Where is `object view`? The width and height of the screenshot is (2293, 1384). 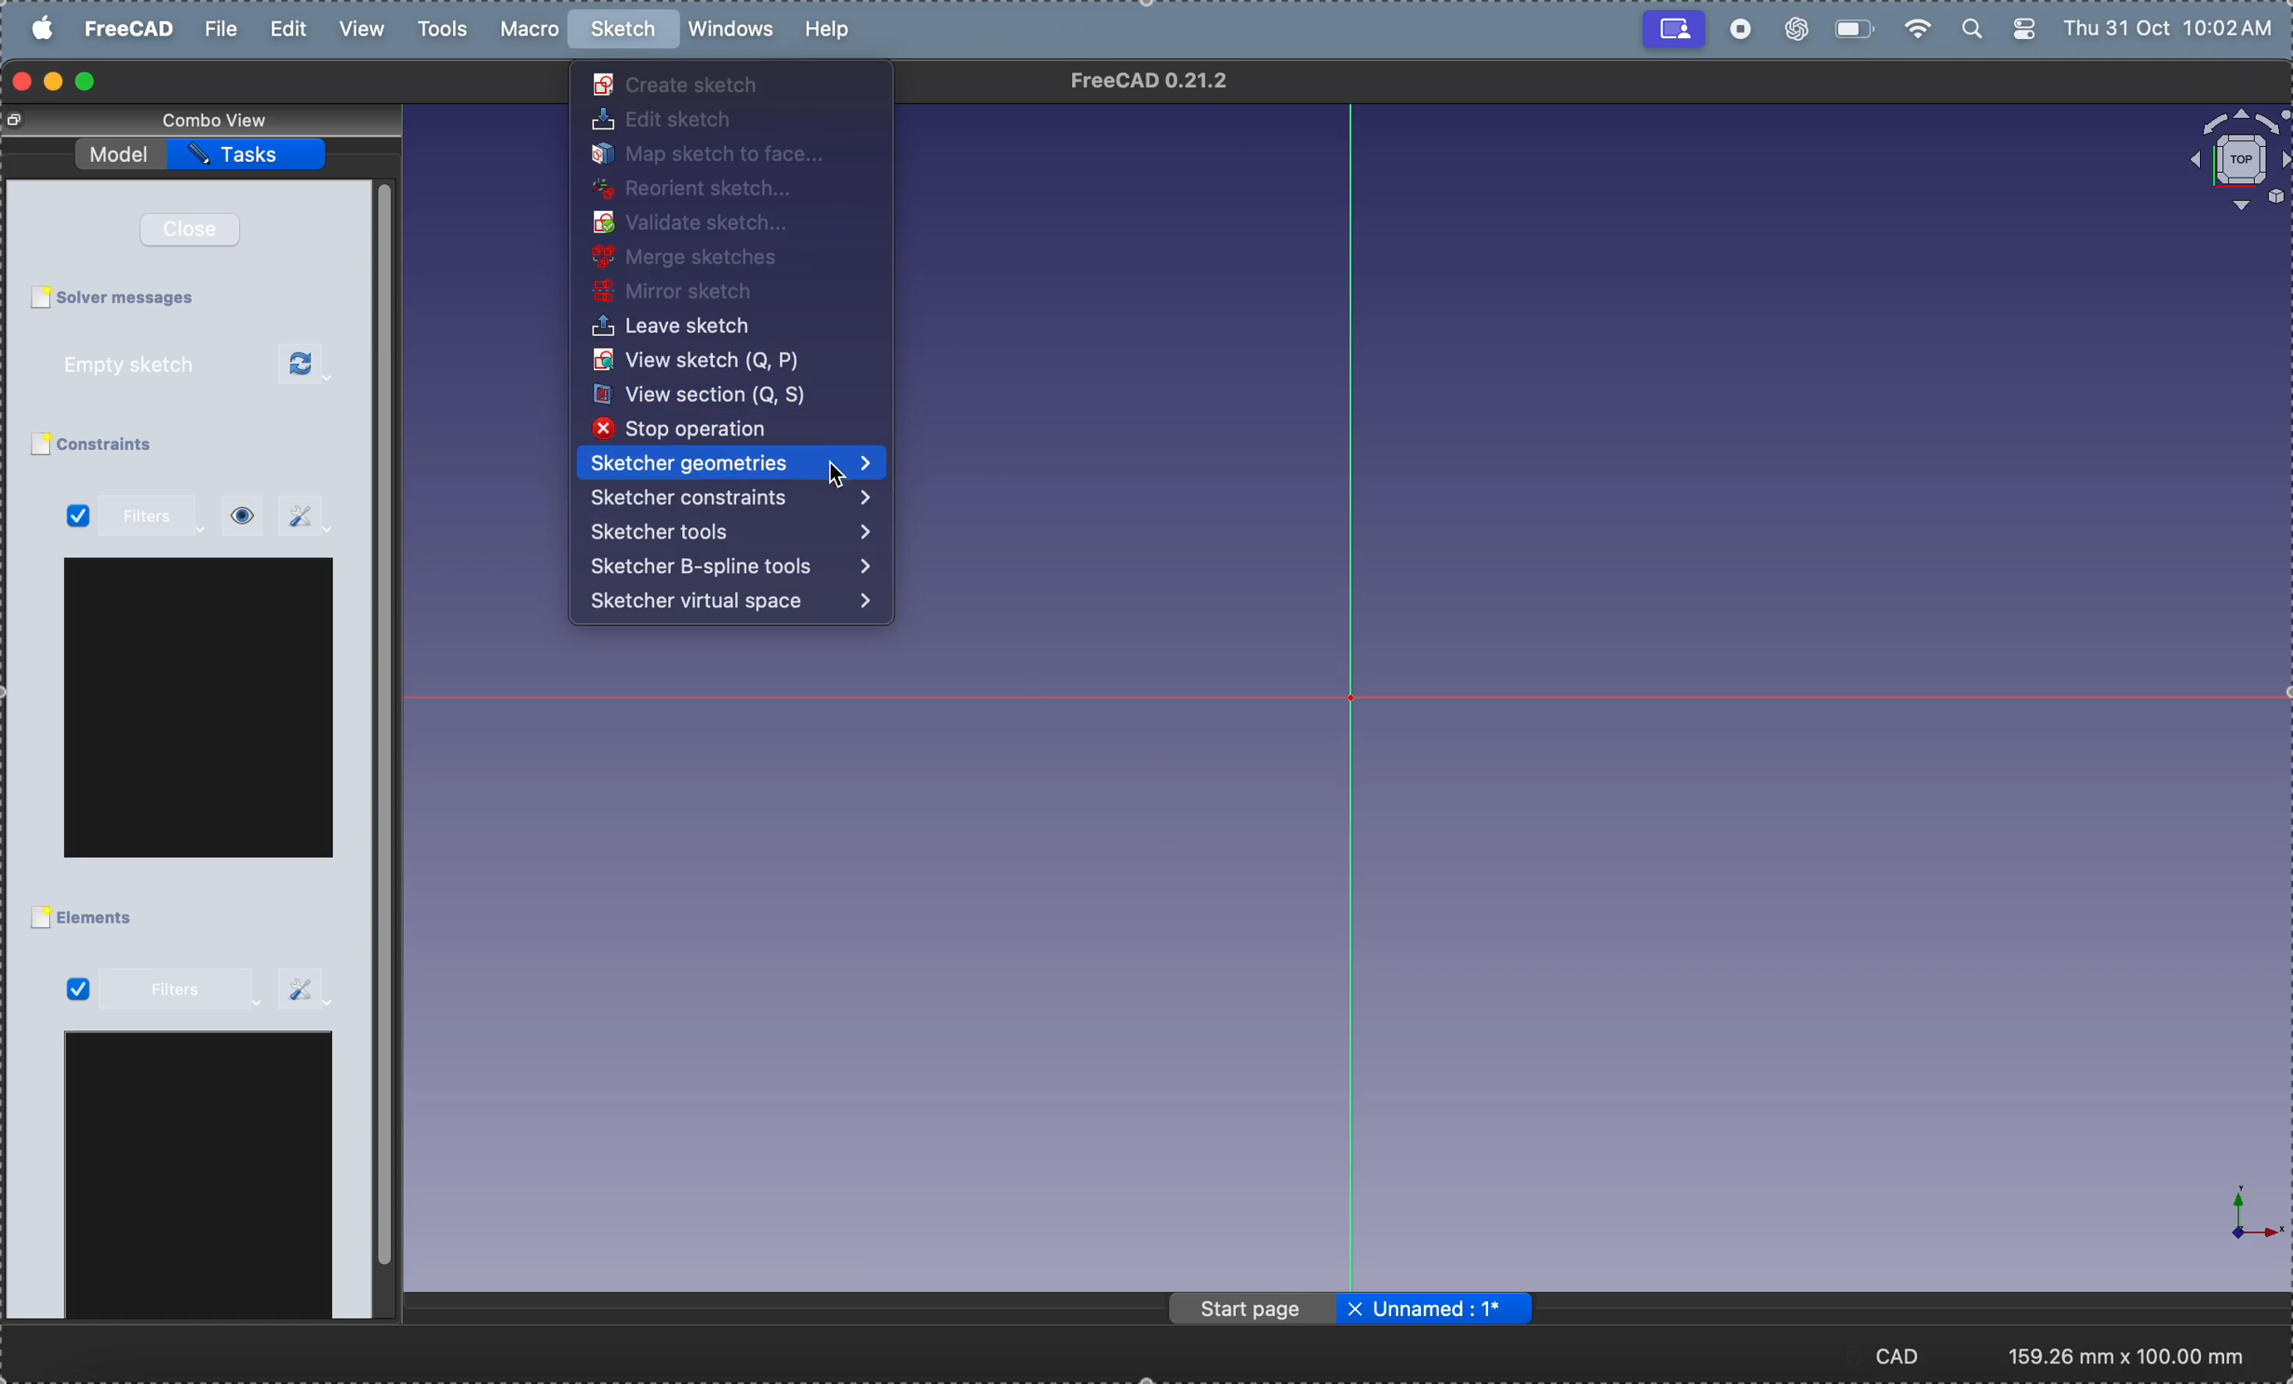 object view is located at coordinates (2236, 160).